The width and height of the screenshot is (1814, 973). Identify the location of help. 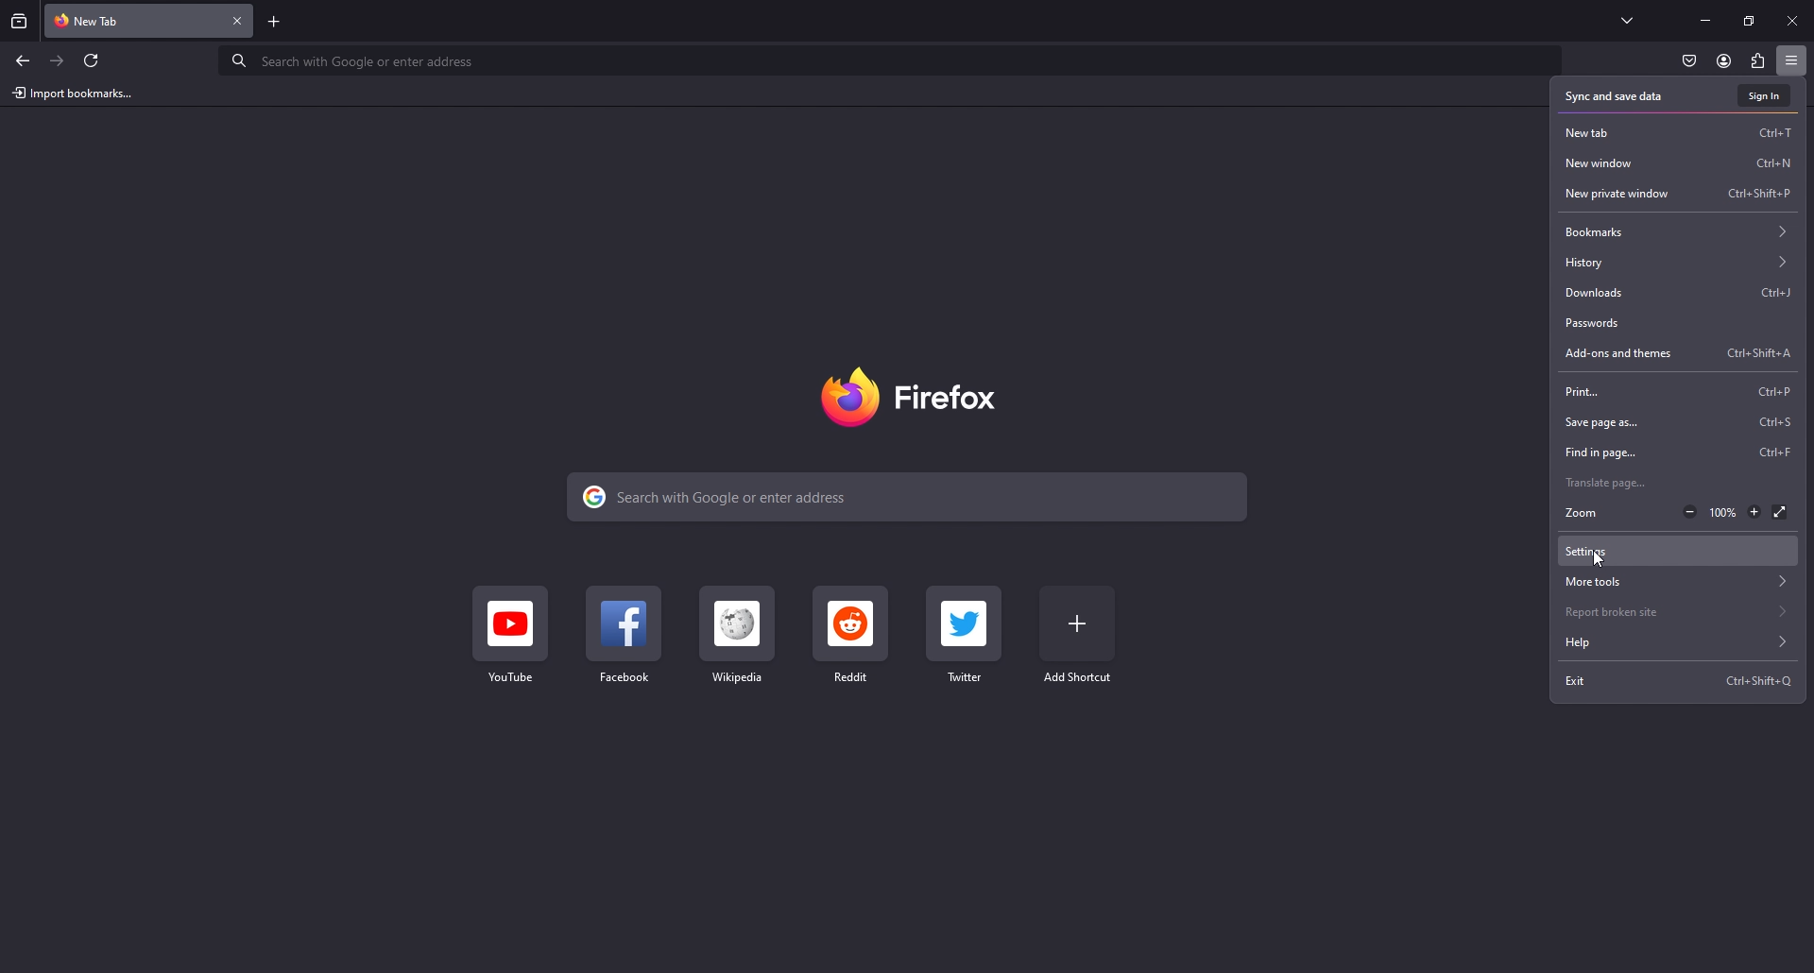
(1674, 643).